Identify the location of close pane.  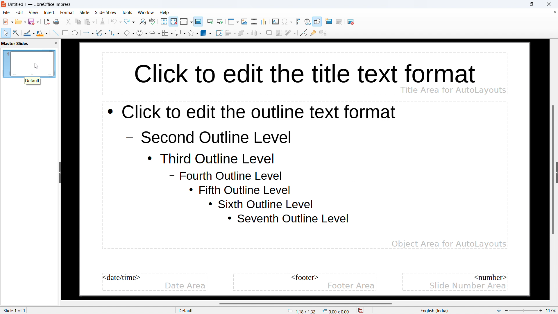
(56, 43).